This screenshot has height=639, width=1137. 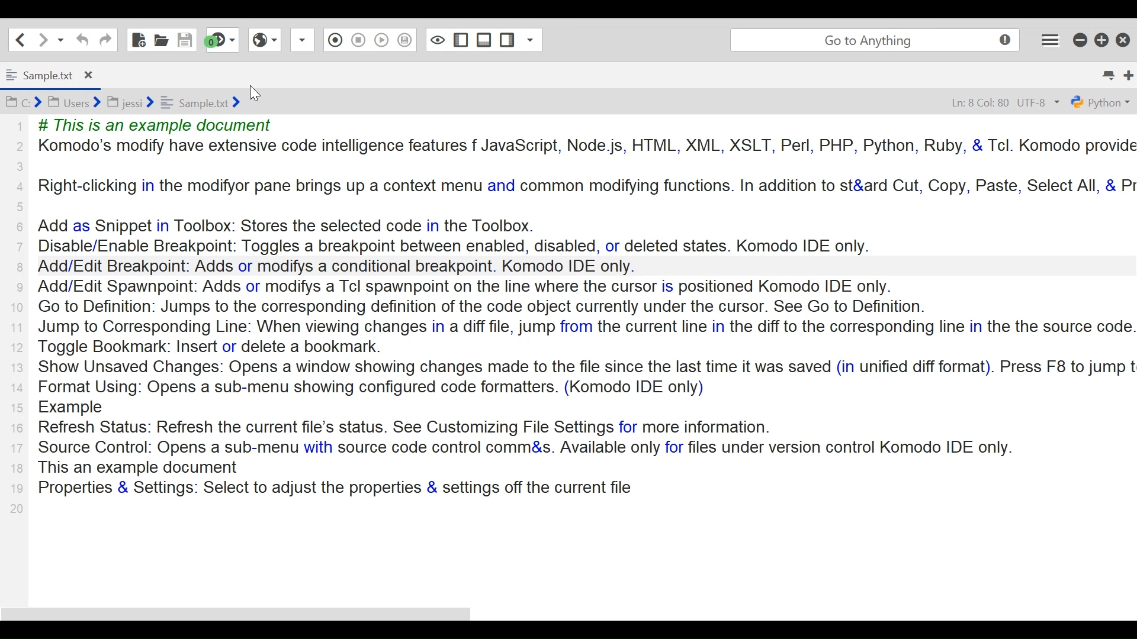 What do you see at coordinates (264, 40) in the screenshot?
I see `View in Browser` at bounding box center [264, 40].